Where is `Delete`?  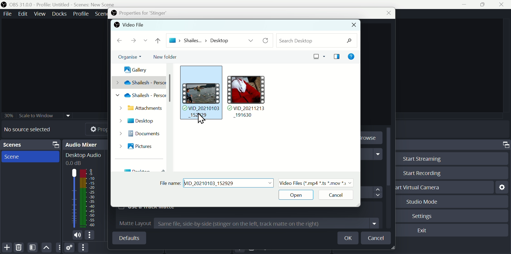
Delete is located at coordinates (18, 247).